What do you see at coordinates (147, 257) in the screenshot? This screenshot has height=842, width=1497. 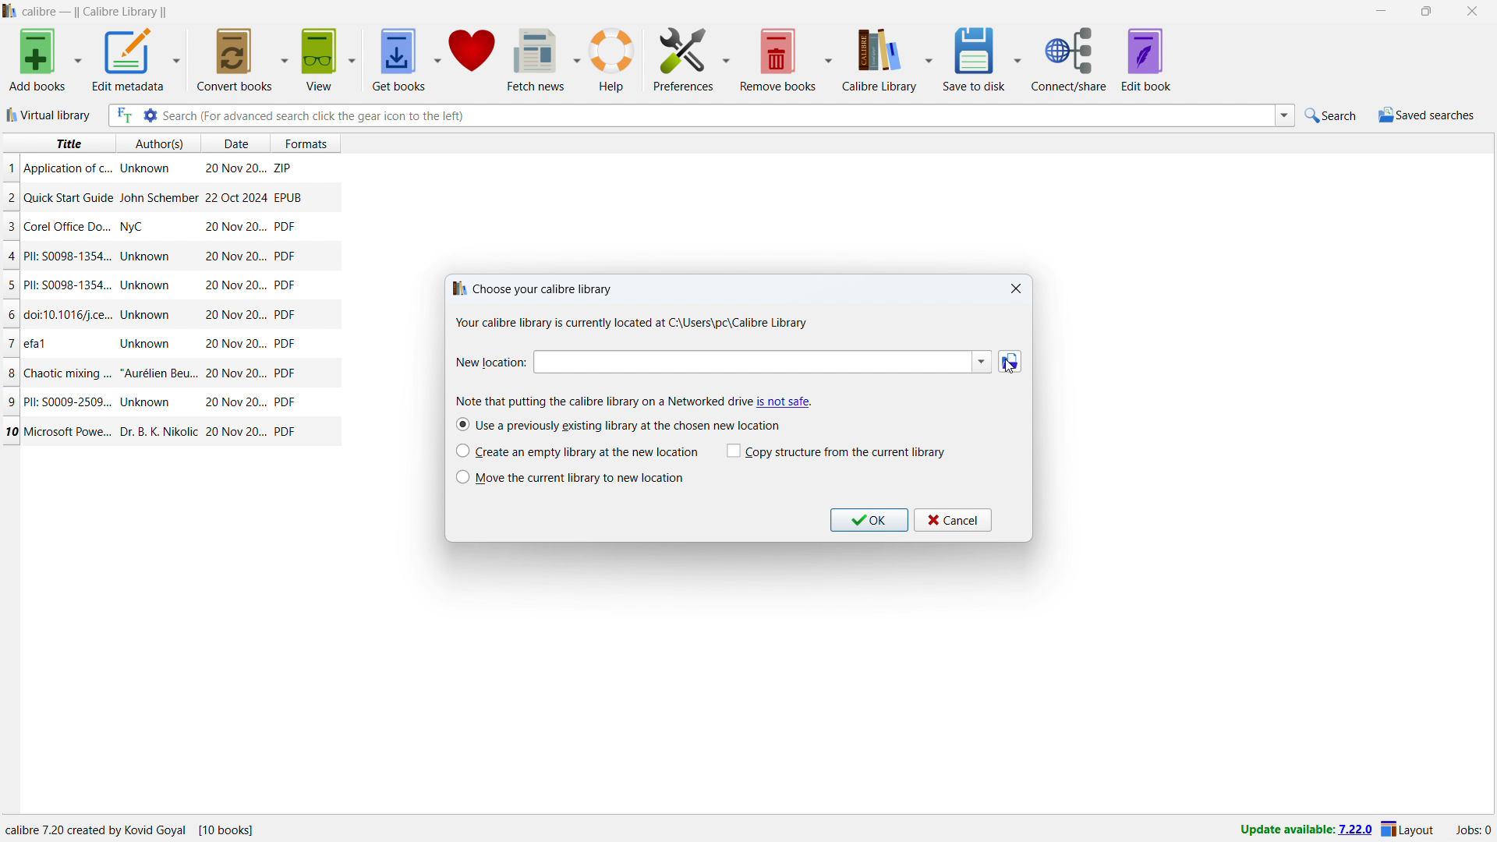 I see `Author` at bounding box center [147, 257].